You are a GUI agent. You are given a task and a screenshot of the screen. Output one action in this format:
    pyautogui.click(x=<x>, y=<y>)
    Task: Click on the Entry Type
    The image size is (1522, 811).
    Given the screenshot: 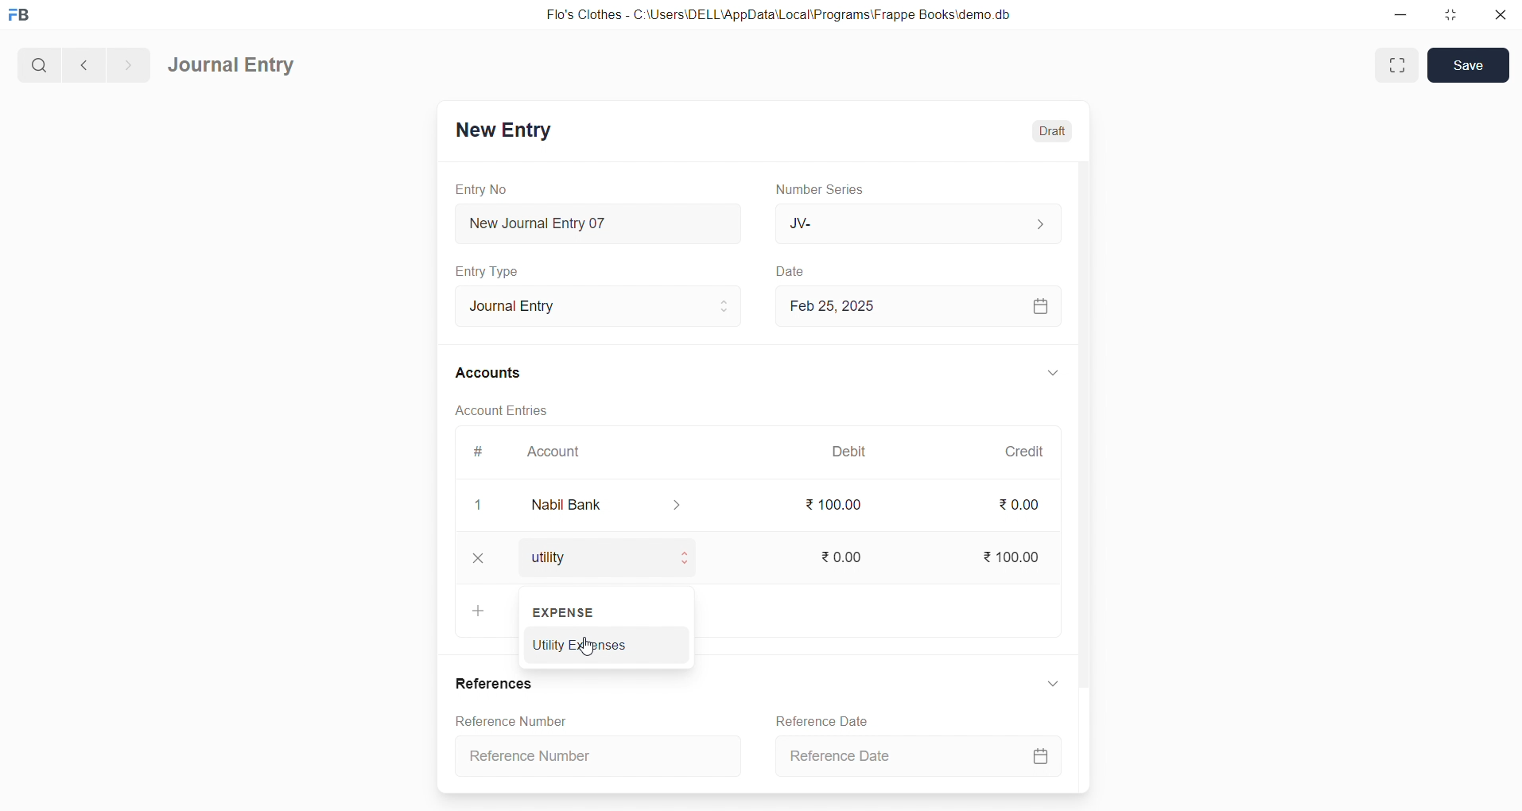 What is the action you would take?
    pyautogui.click(x=488, y=271)
    